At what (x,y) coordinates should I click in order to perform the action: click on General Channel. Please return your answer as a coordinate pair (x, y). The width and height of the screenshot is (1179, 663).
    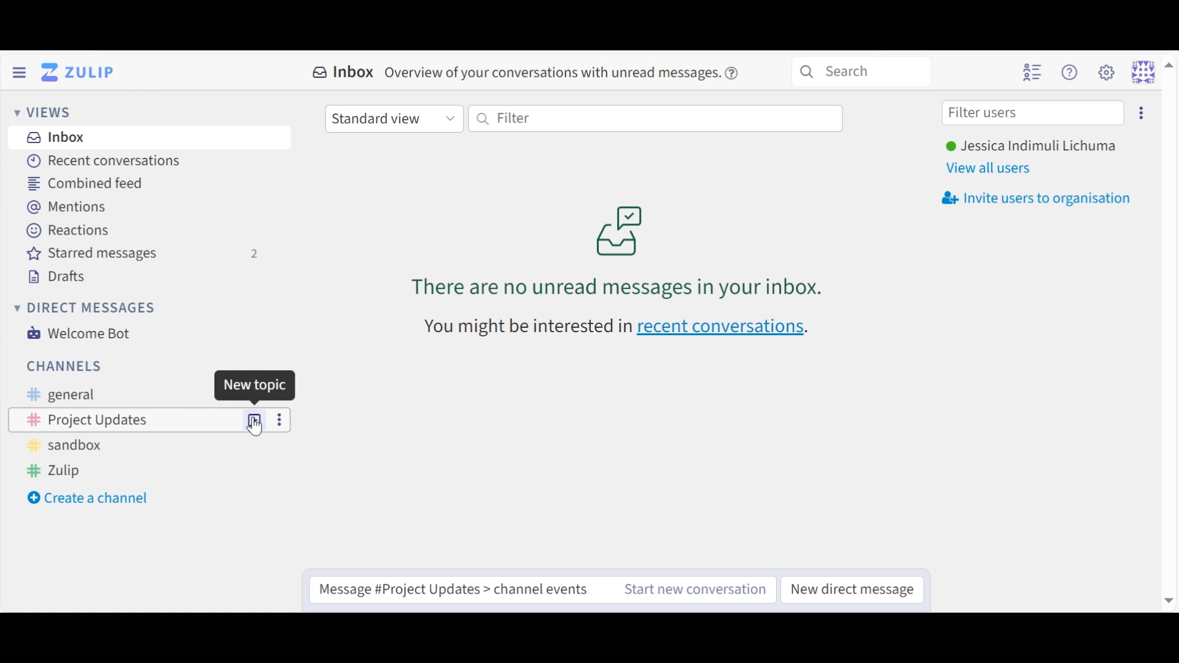
    Looking at the image, I should click on (58, 395).